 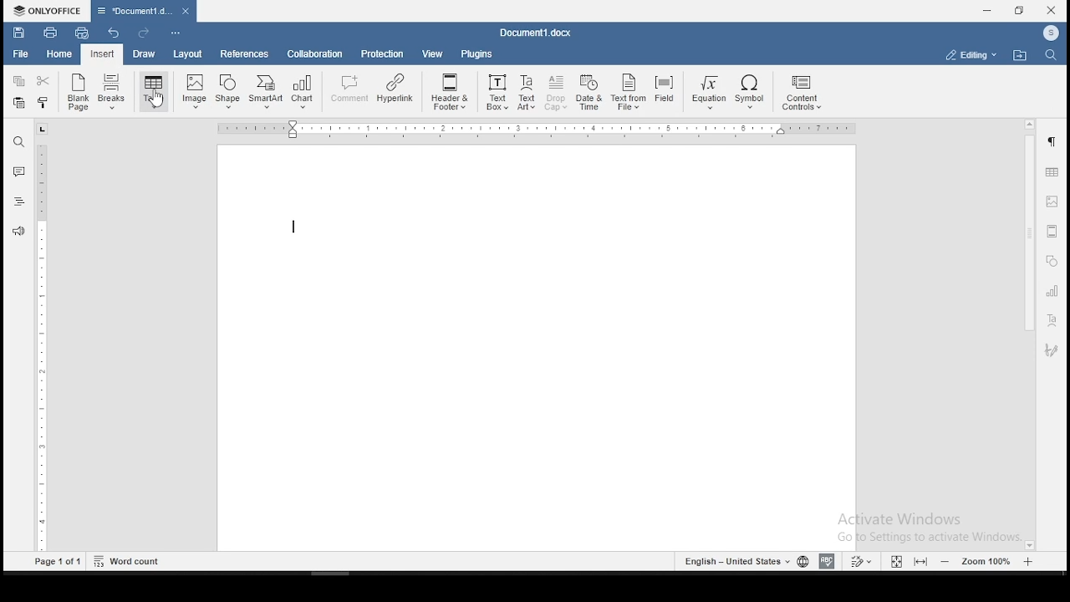 I want to click on layout, so click(x=186, y=54).